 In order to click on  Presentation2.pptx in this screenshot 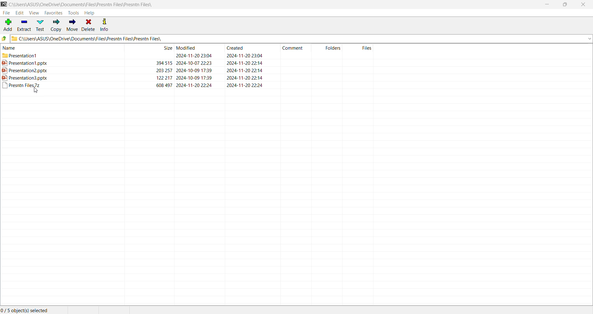, I will do `click(29, 71)`.